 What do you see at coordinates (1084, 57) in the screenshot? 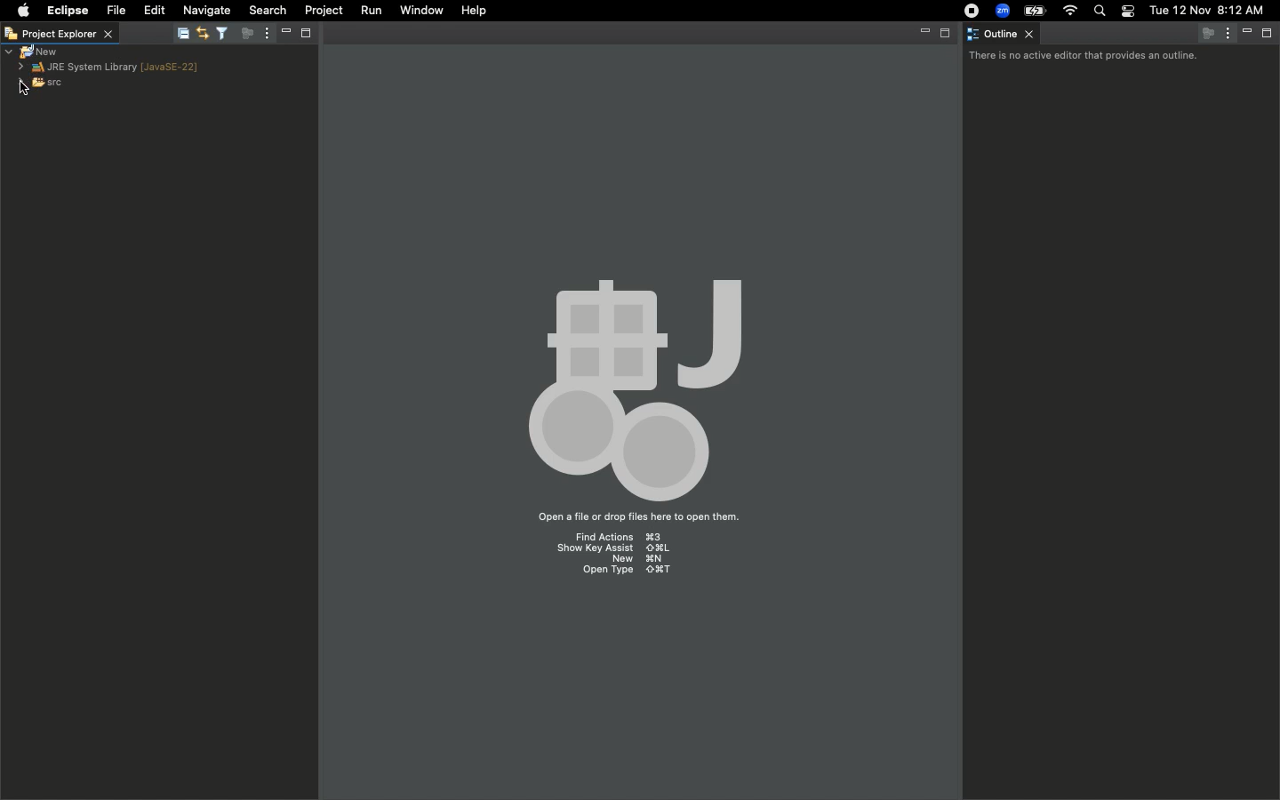
I see `There is no active editor that provides an outline` at bounding box center [1084, 57].